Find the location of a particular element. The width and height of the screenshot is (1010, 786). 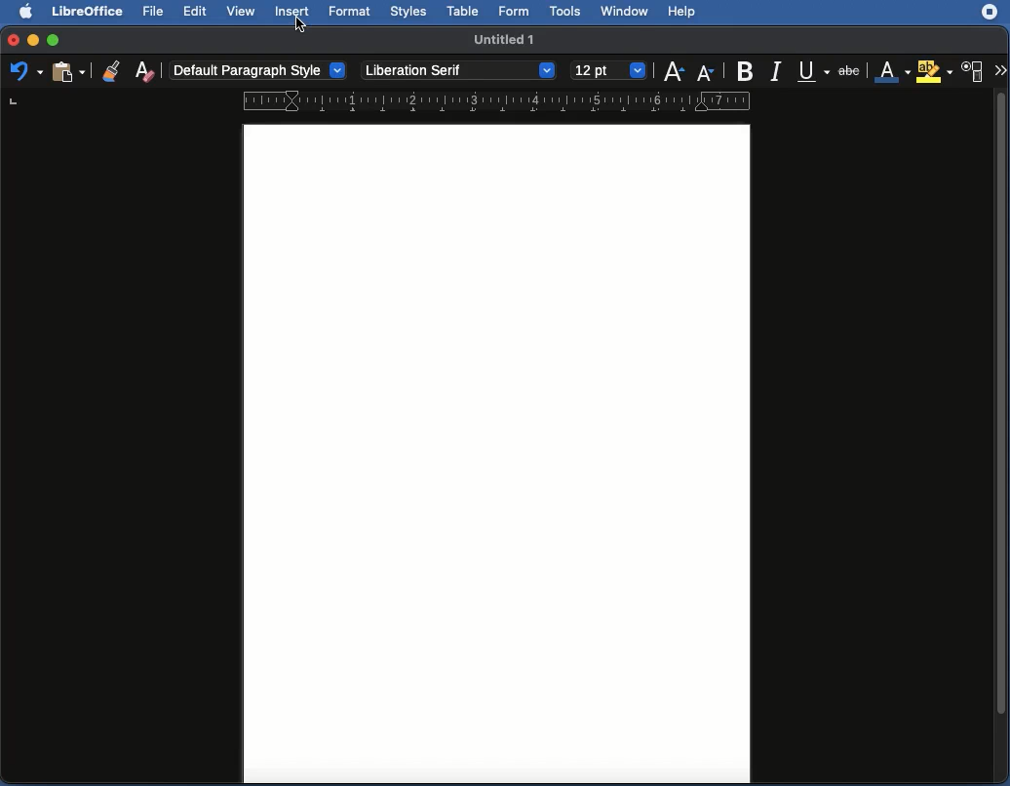

Window is located at coordinates (626, 12).